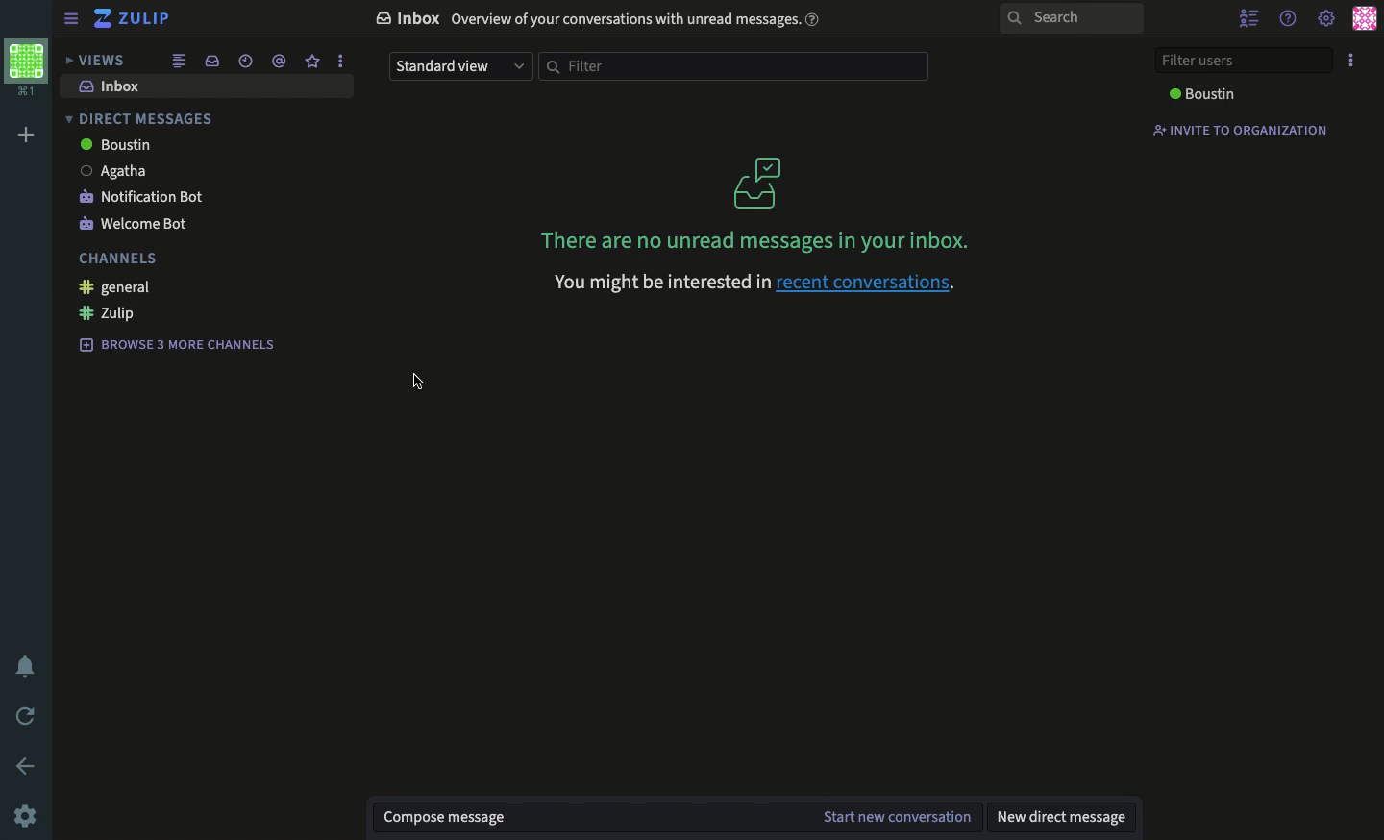 This screenshot has height=840, width=1384. What do you see at coordinates (249, 62) in the screenshot?
I see `recent conversation` at bounding box center [249, 62].